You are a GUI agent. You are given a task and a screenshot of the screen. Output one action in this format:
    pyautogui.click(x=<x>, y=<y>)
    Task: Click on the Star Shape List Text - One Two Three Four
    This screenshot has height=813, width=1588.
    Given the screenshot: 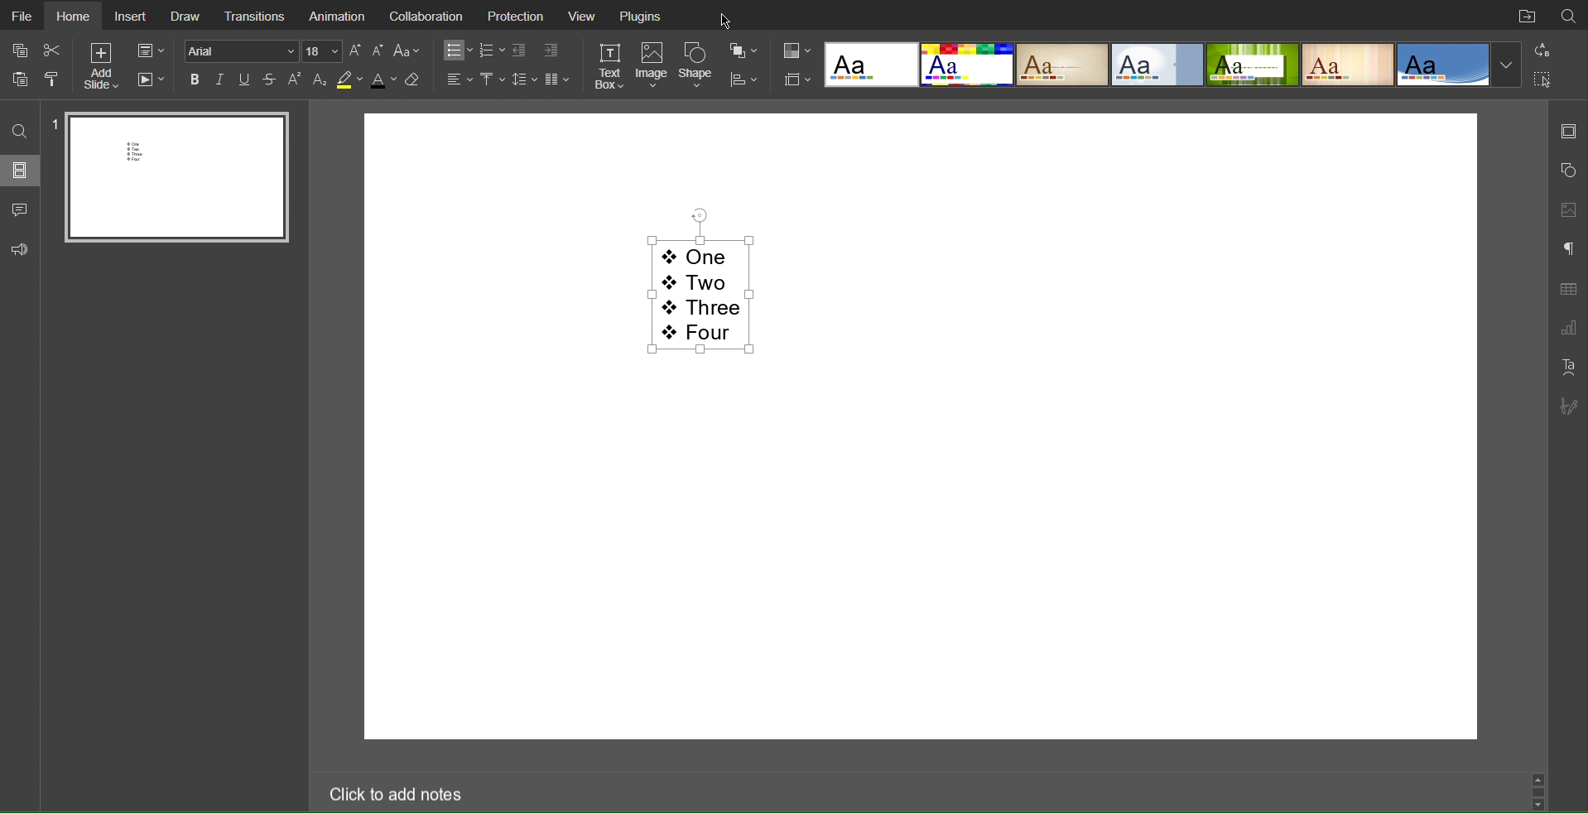 What is the action you would take?
    pyautogui.click(x=712, y=301)
    